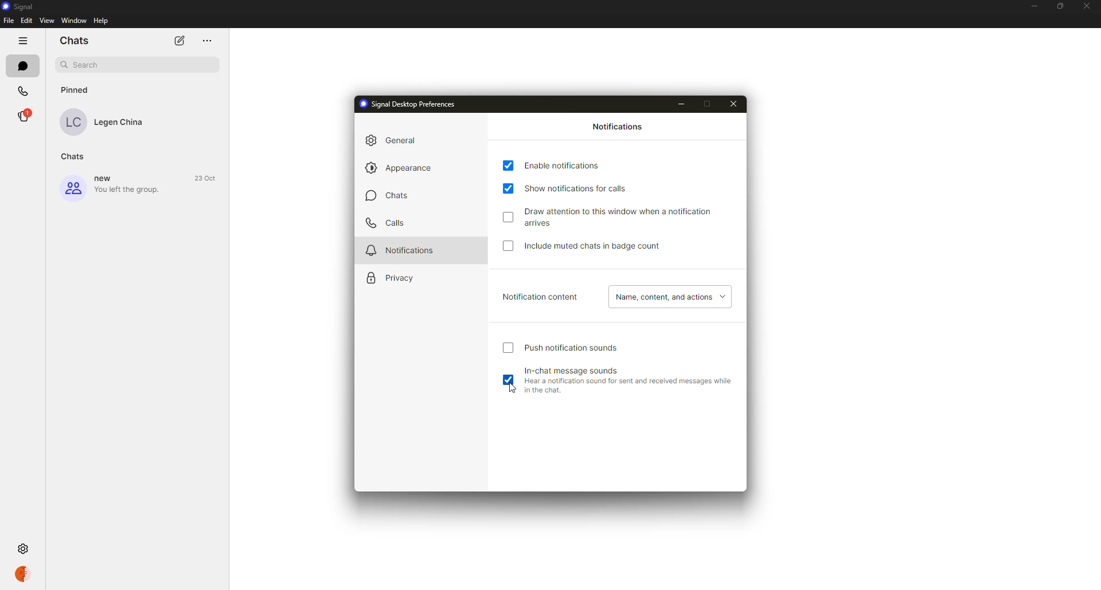 This screenshot has height=590, width=1101. What do you see at coordinates (628, 379) in the screenshot?
I see `in-chat message sounds` at bounding box center [628, 379].